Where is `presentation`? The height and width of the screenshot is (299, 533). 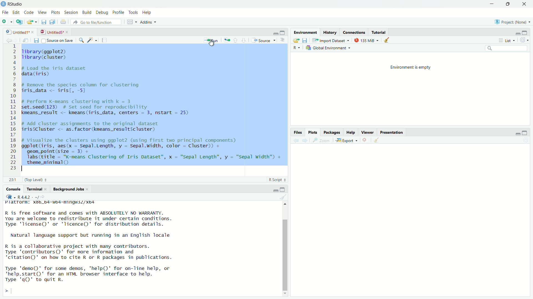
presentation is located at coordinates (394, 132).